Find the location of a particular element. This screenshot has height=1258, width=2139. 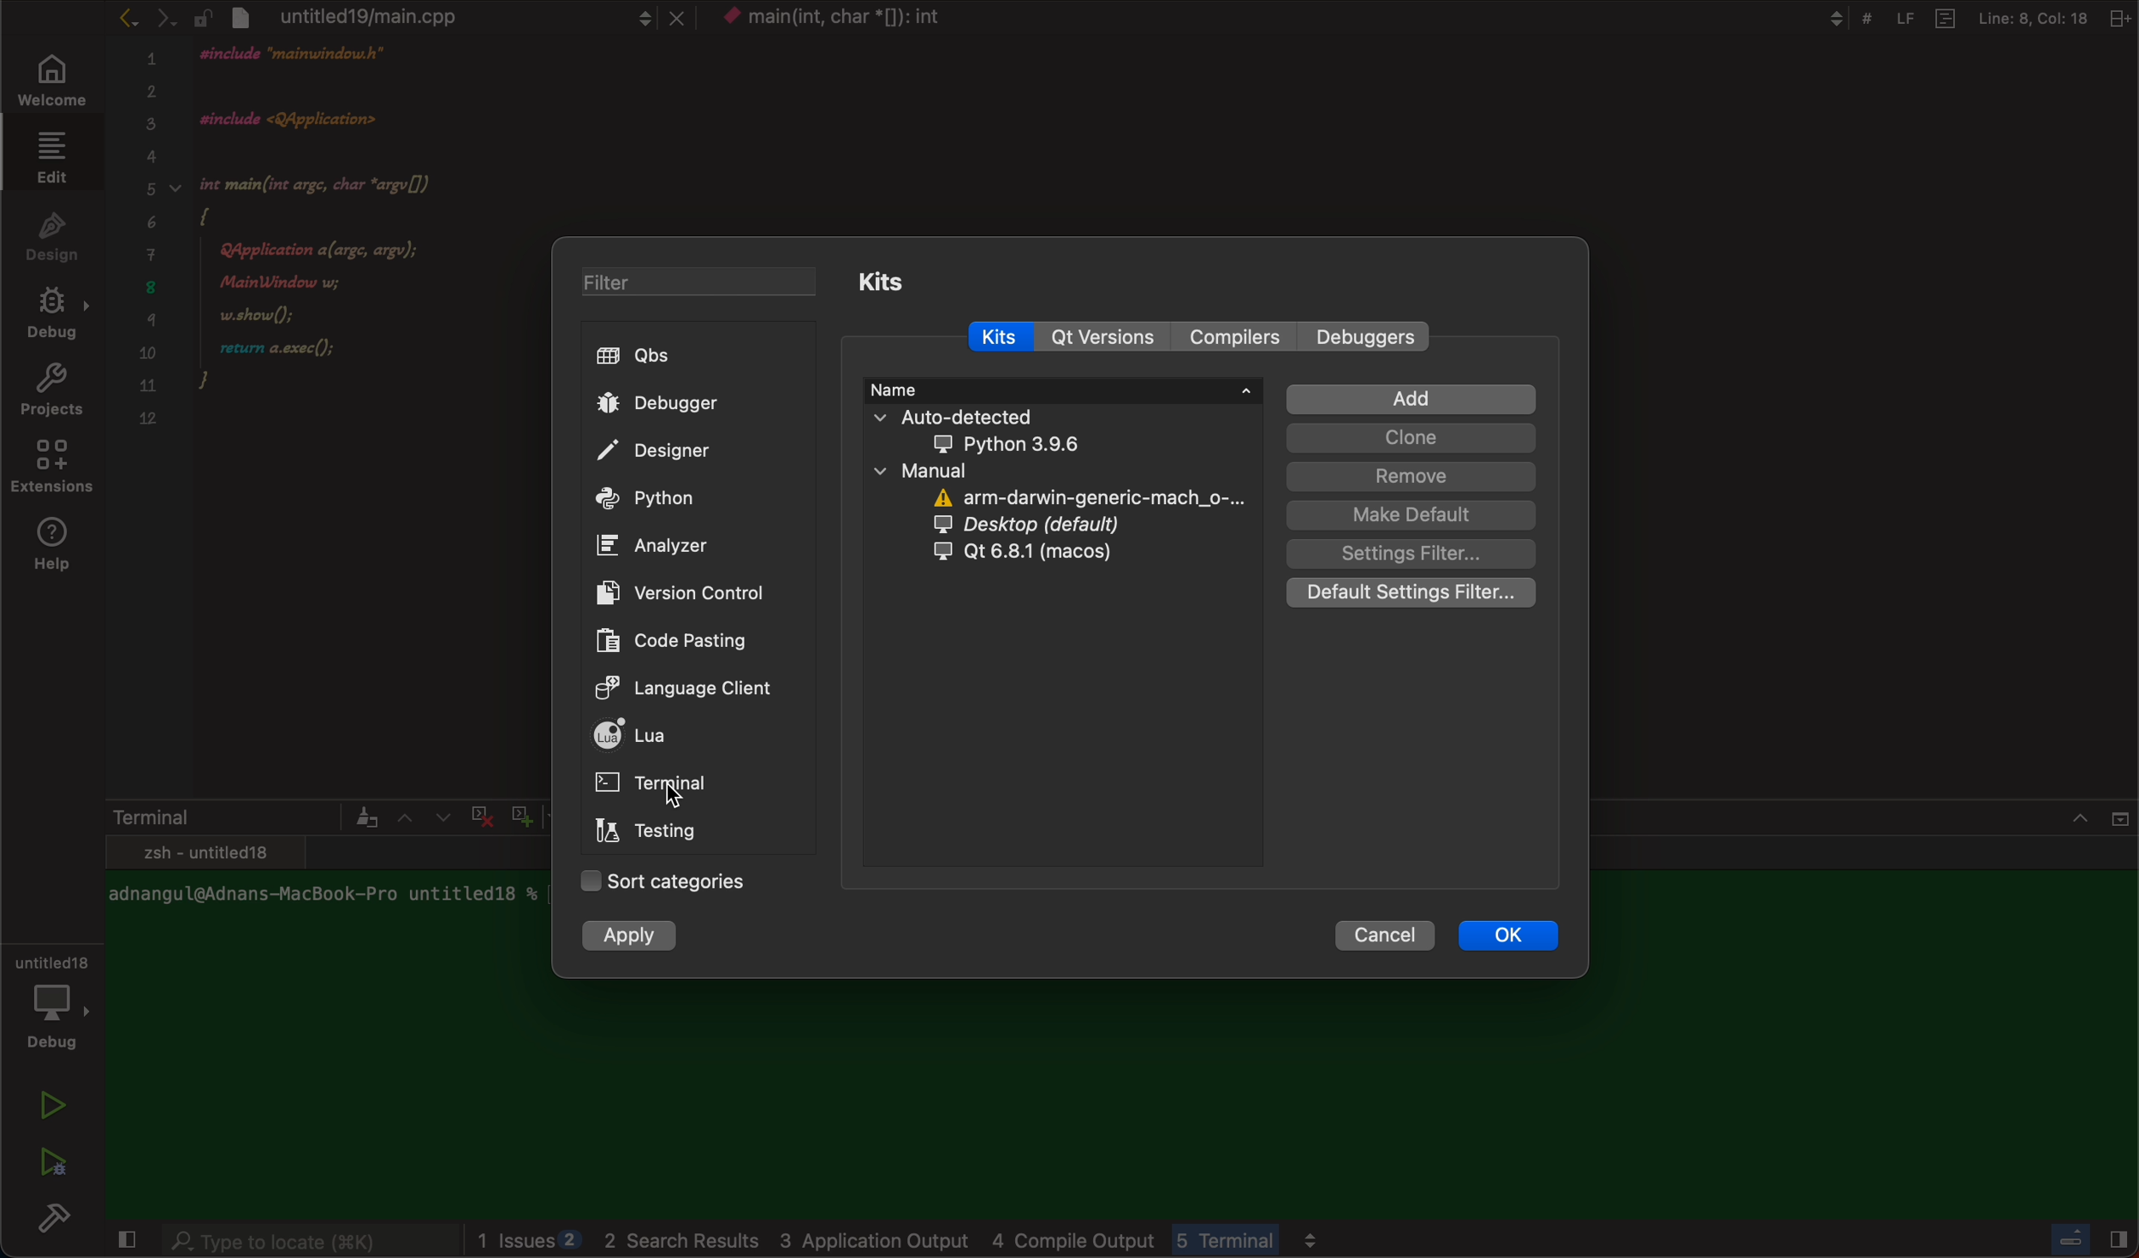

version controls  is located at coordinates (673, 592).